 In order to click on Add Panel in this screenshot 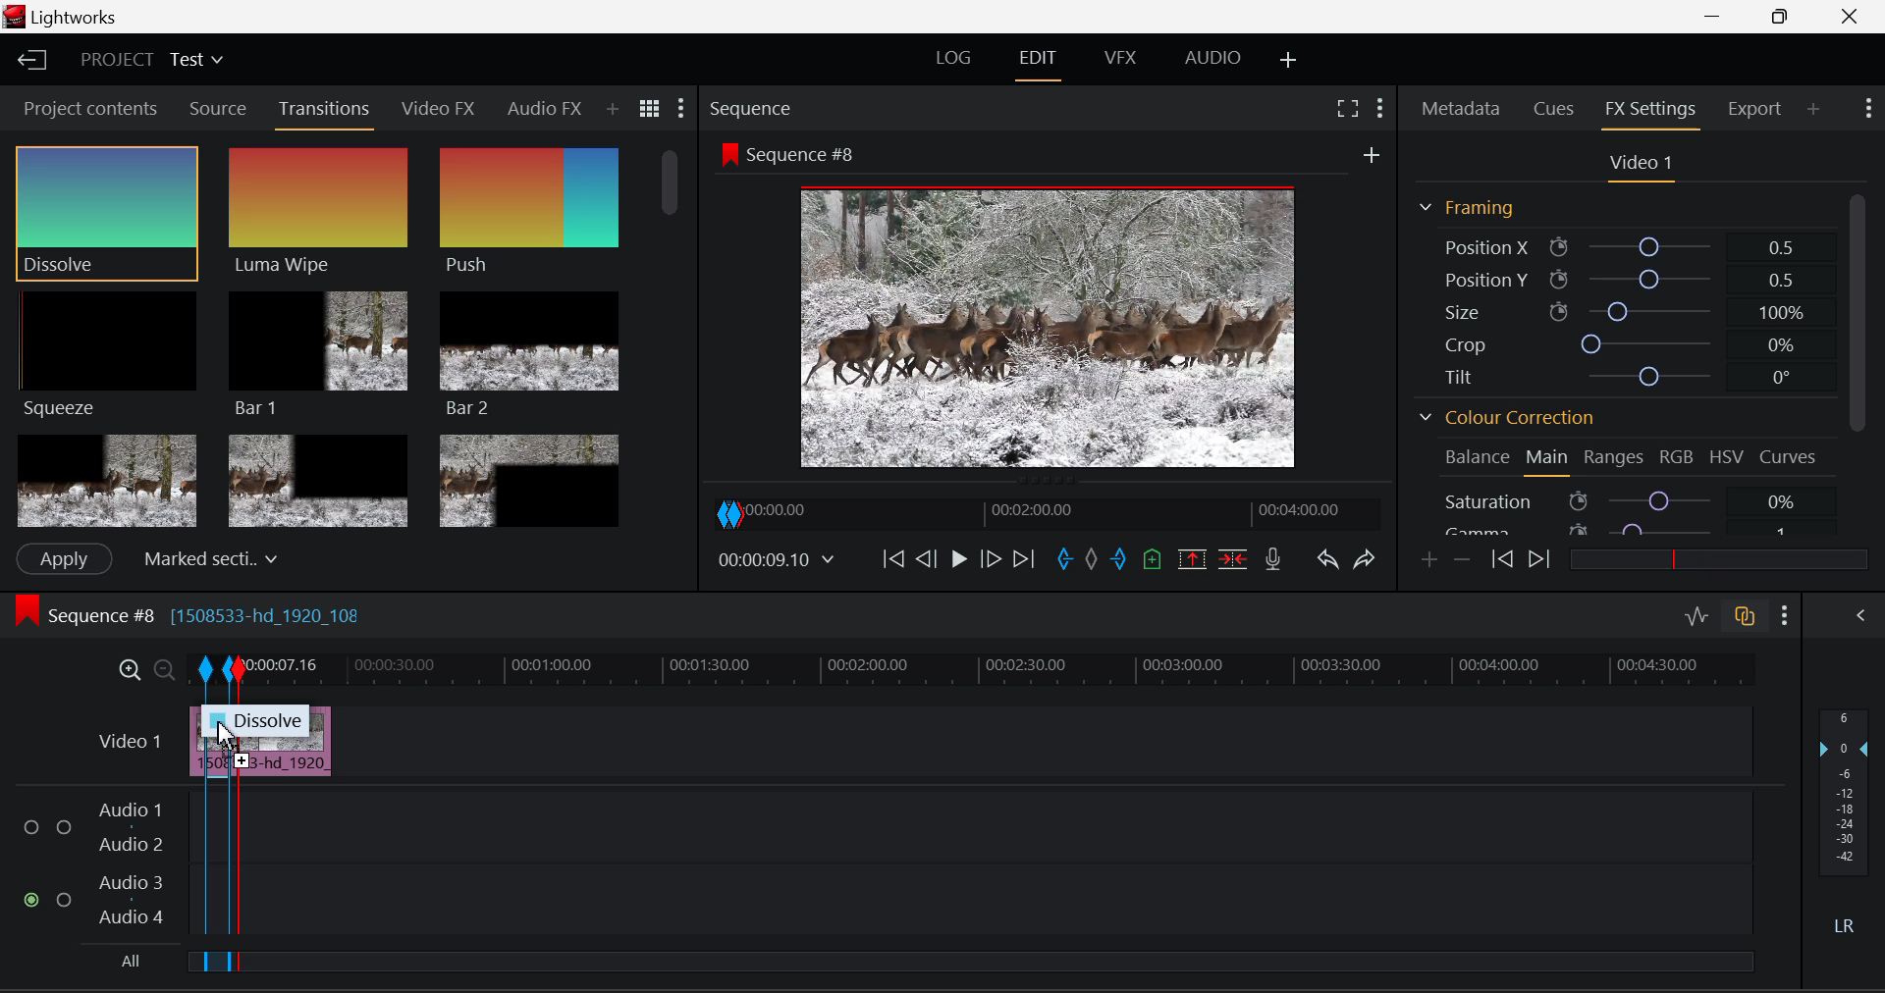, I will do `click(1813, 110)`.